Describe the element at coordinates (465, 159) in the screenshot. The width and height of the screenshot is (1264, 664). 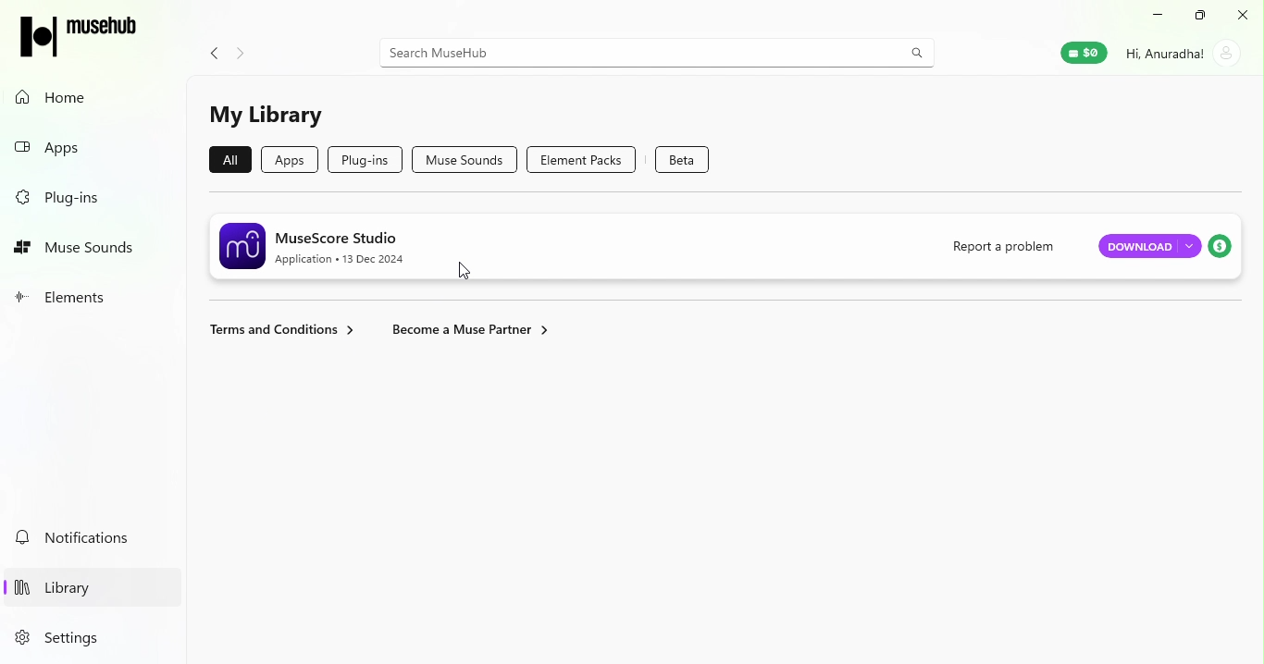
I see `Muse sounds` at that location.